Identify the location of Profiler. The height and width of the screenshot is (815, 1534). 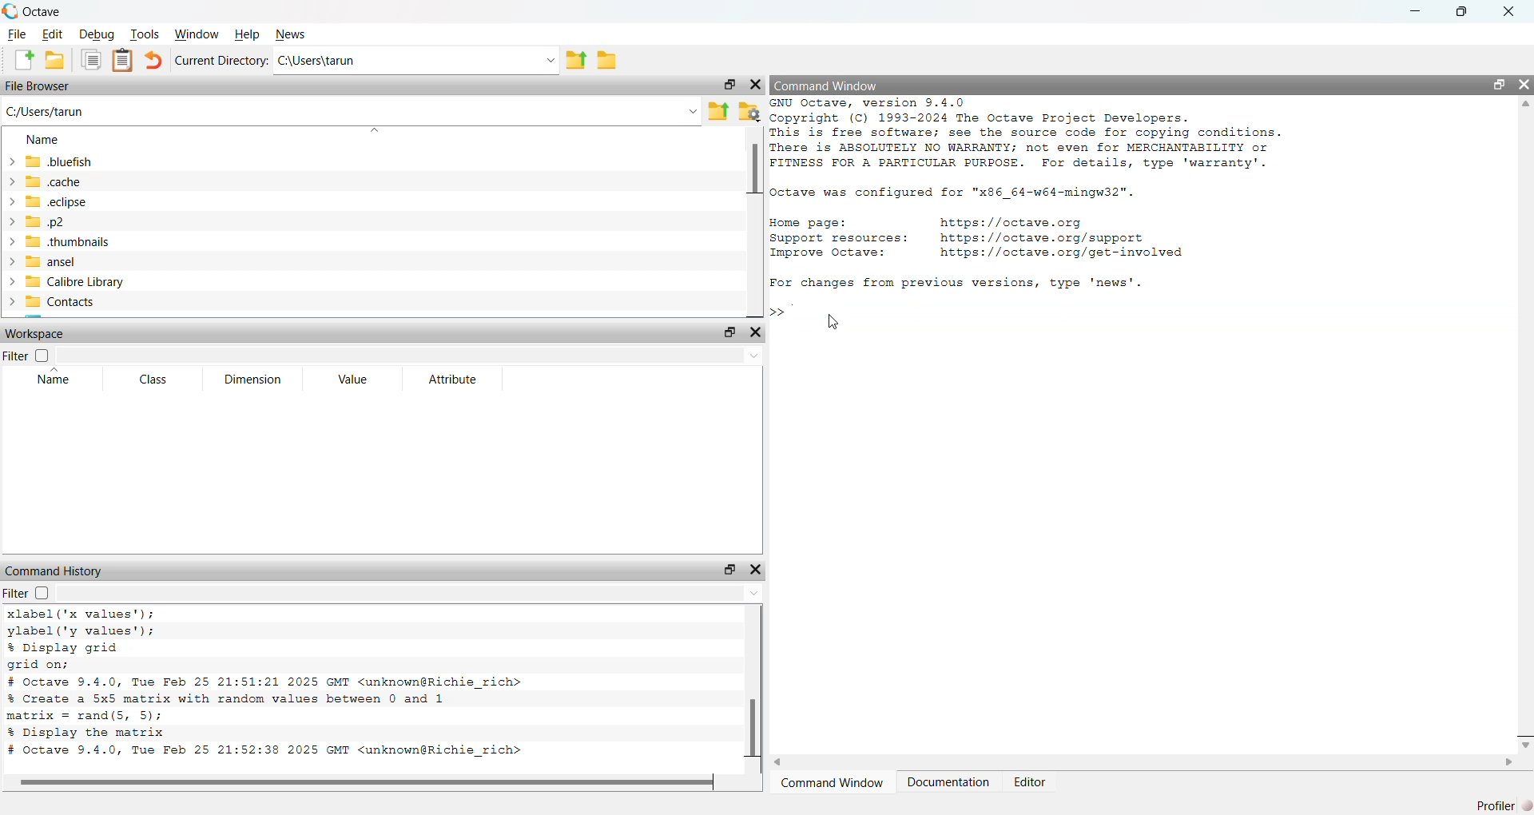
(1492, 805).